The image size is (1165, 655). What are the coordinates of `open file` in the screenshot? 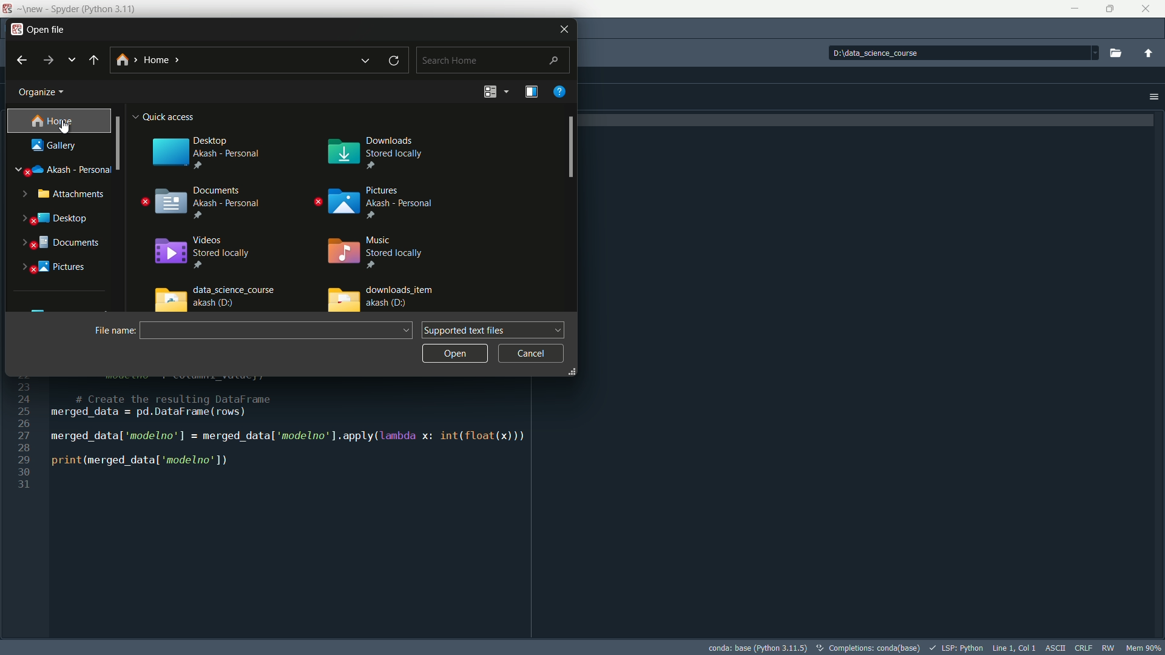 It's located at (46, 29).